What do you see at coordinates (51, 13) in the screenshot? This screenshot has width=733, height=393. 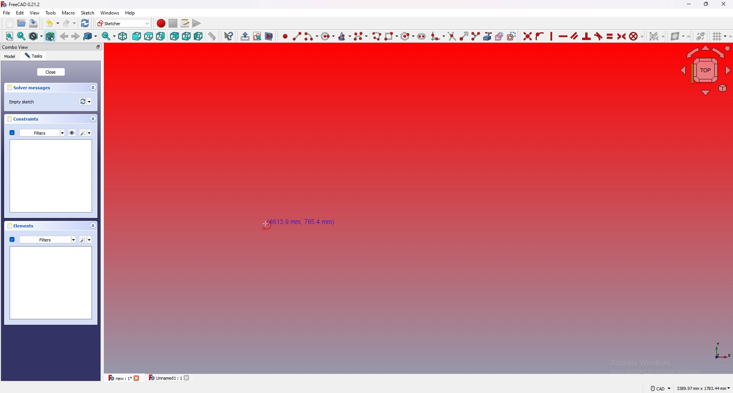 I see `tools` at bounding box center [51, 13].